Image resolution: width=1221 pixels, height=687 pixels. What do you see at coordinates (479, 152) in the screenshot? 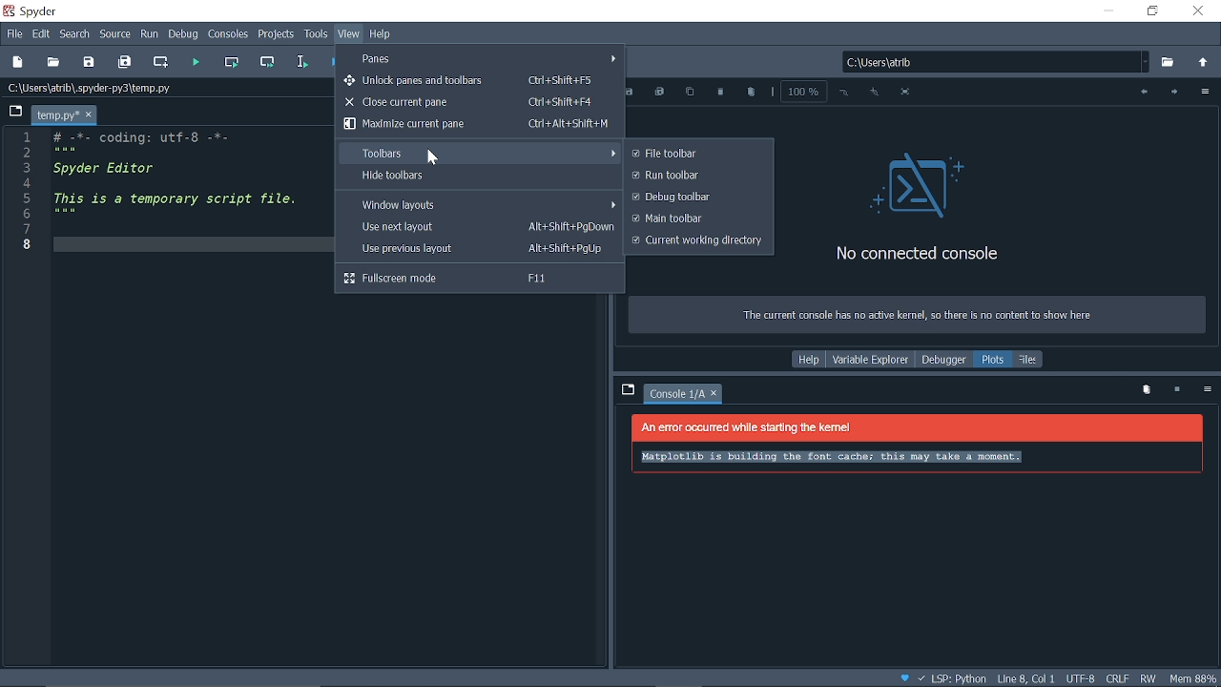
I see `Toolbars` at bounding box center [479, 152].